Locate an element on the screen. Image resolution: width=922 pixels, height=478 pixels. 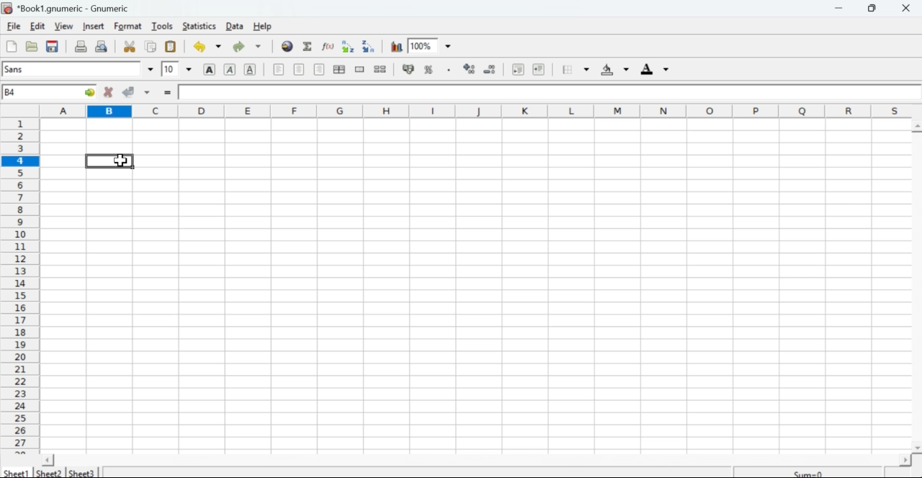
Paste is located at coordinates (171, 48).